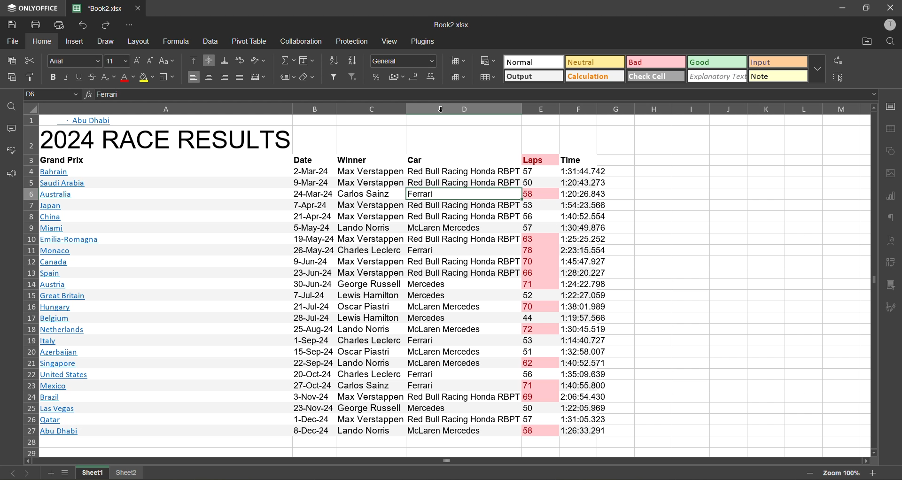 Image resolution: width=902 pixels, height=480 pixels. I want to click on font color, so click(127, 77).